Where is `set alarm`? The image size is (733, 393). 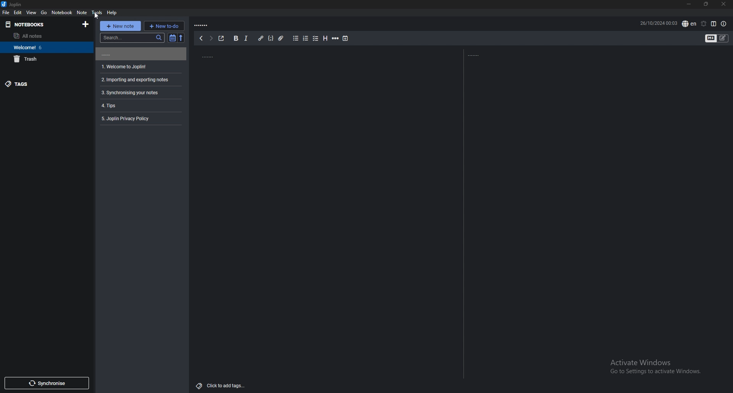
set alarm is located at coordinates (704, 23).